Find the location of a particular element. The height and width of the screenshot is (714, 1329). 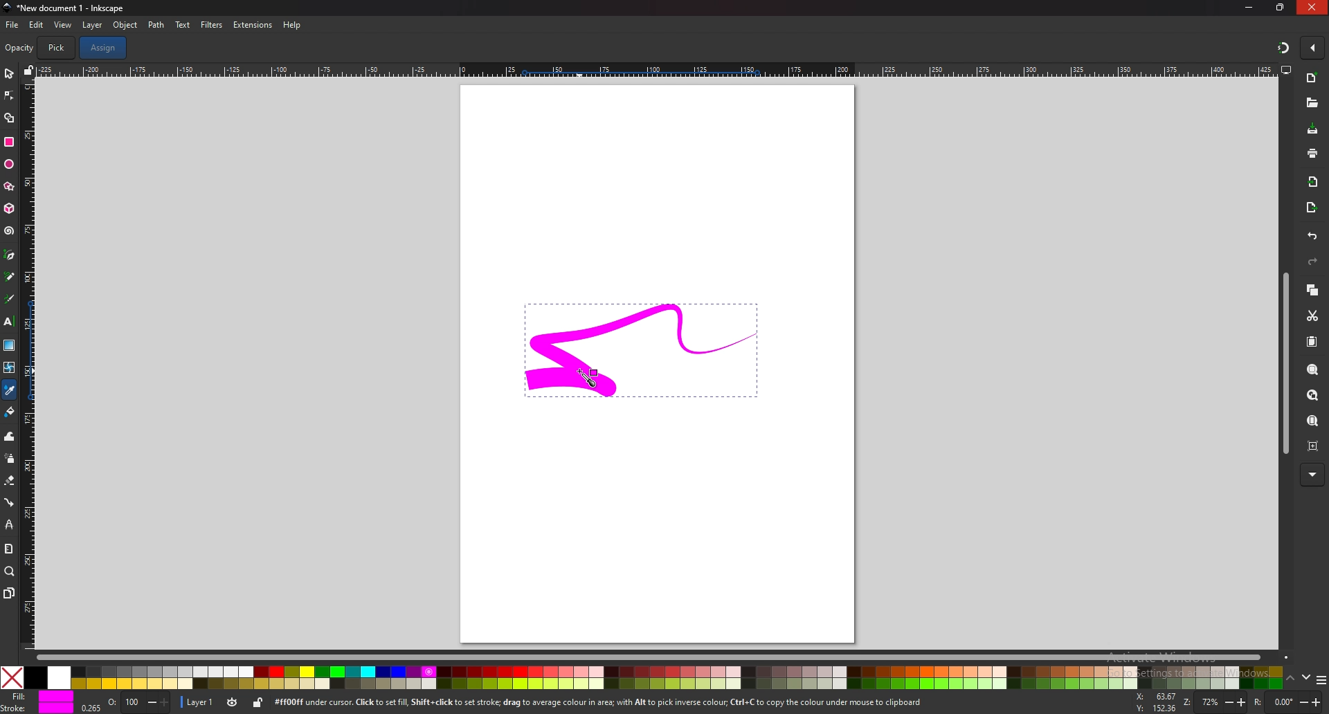

selector is located at coordinates (9, 73).